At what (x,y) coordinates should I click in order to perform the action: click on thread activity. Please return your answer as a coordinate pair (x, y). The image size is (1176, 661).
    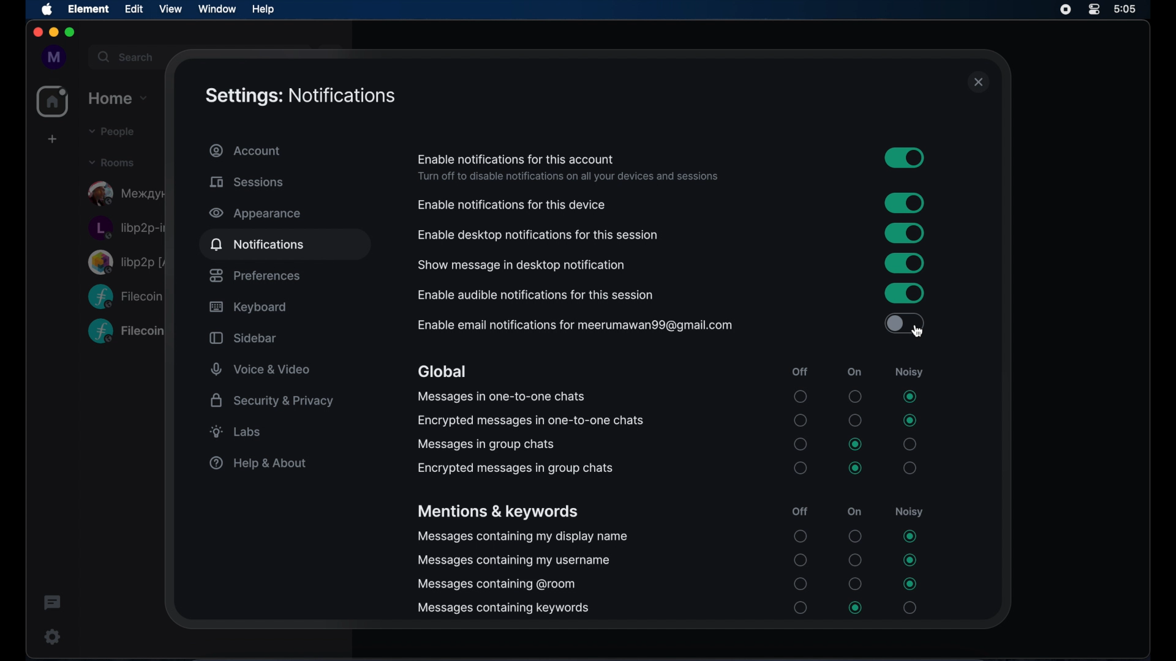
    Looking at the image, I should click on (53, 603).